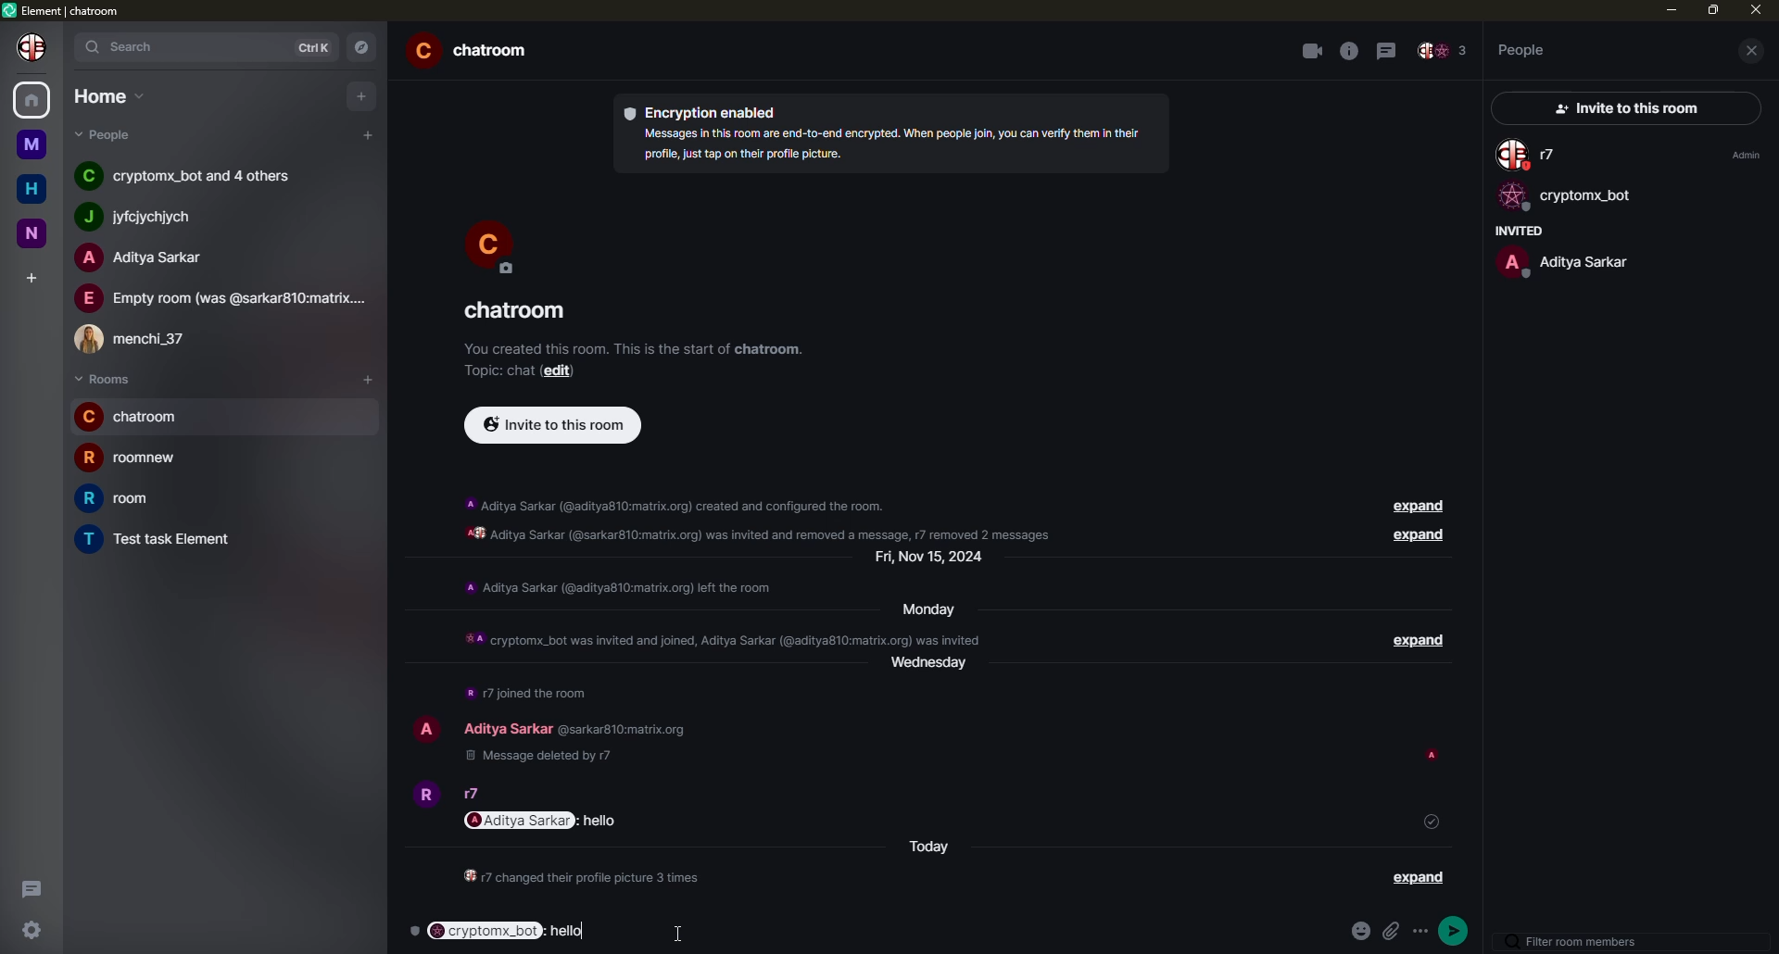  What do you see at coordinates (476, 794) in the screenshot?
I see `people` at bounding box center [476, 794].